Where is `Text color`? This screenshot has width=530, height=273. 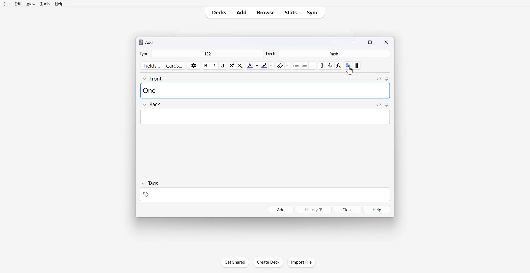 Text color is located at coordinates (252, 66).